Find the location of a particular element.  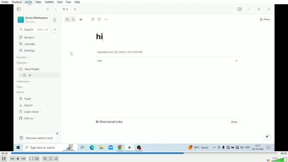

Video progress is located at coordinates (144, 153).